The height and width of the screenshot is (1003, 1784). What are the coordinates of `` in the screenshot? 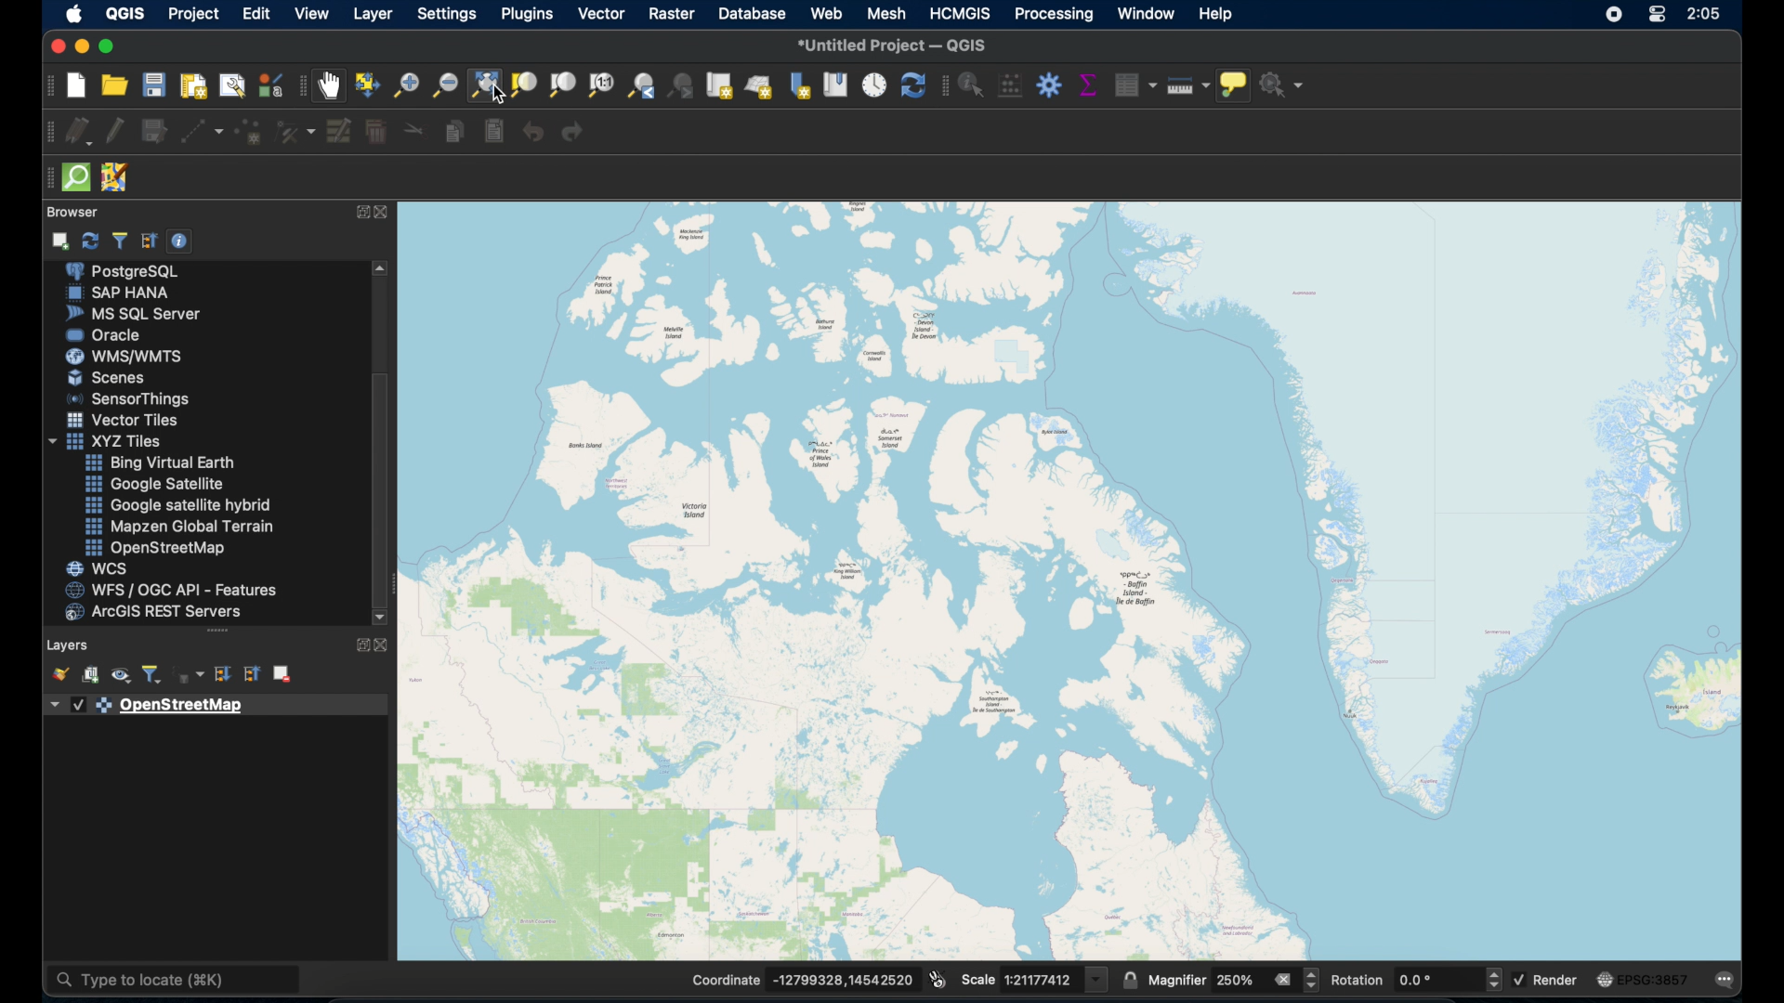 It's located at (338, 133).